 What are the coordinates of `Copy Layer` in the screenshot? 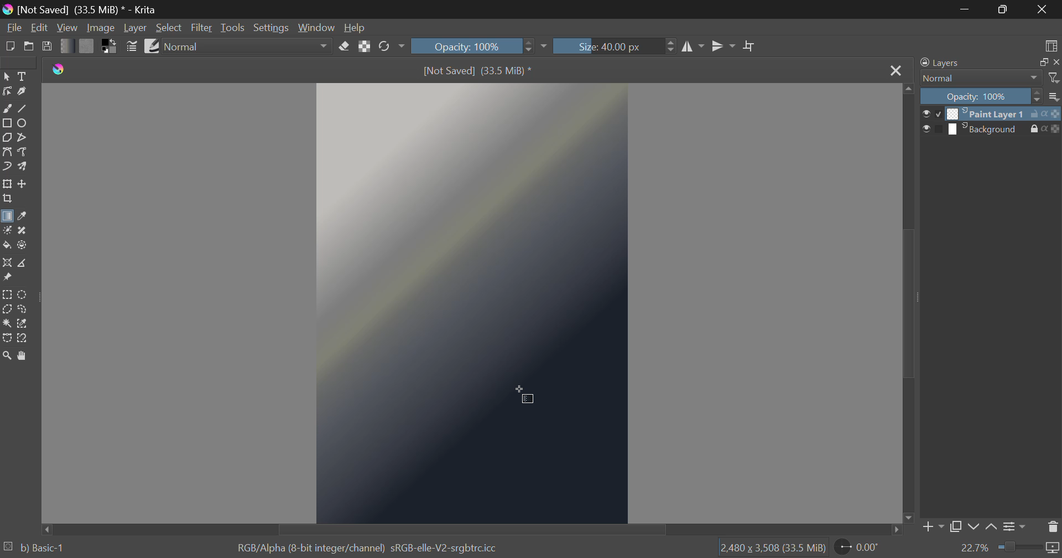 It's located at (956, 529).